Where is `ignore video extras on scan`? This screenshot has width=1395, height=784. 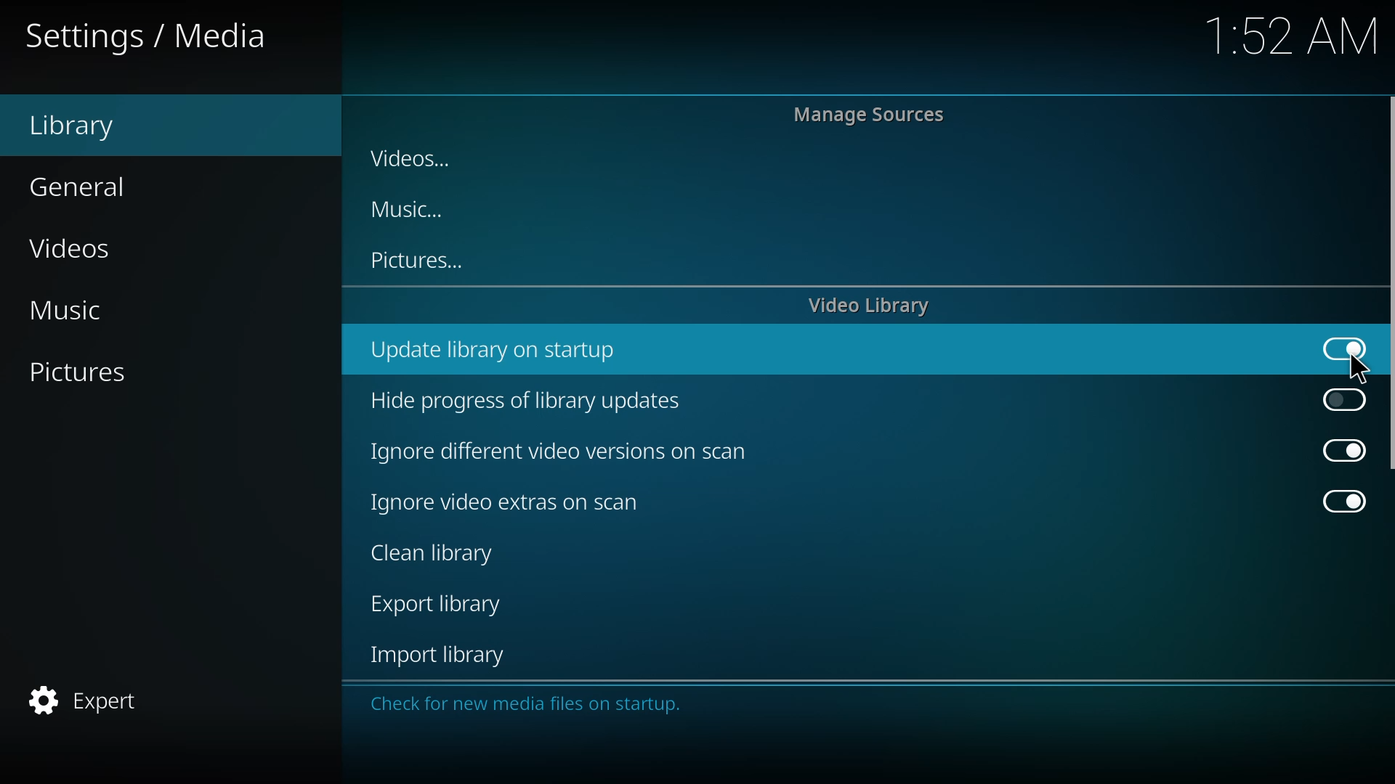 ignore video extras on scan is located at coordinates (515, 503).